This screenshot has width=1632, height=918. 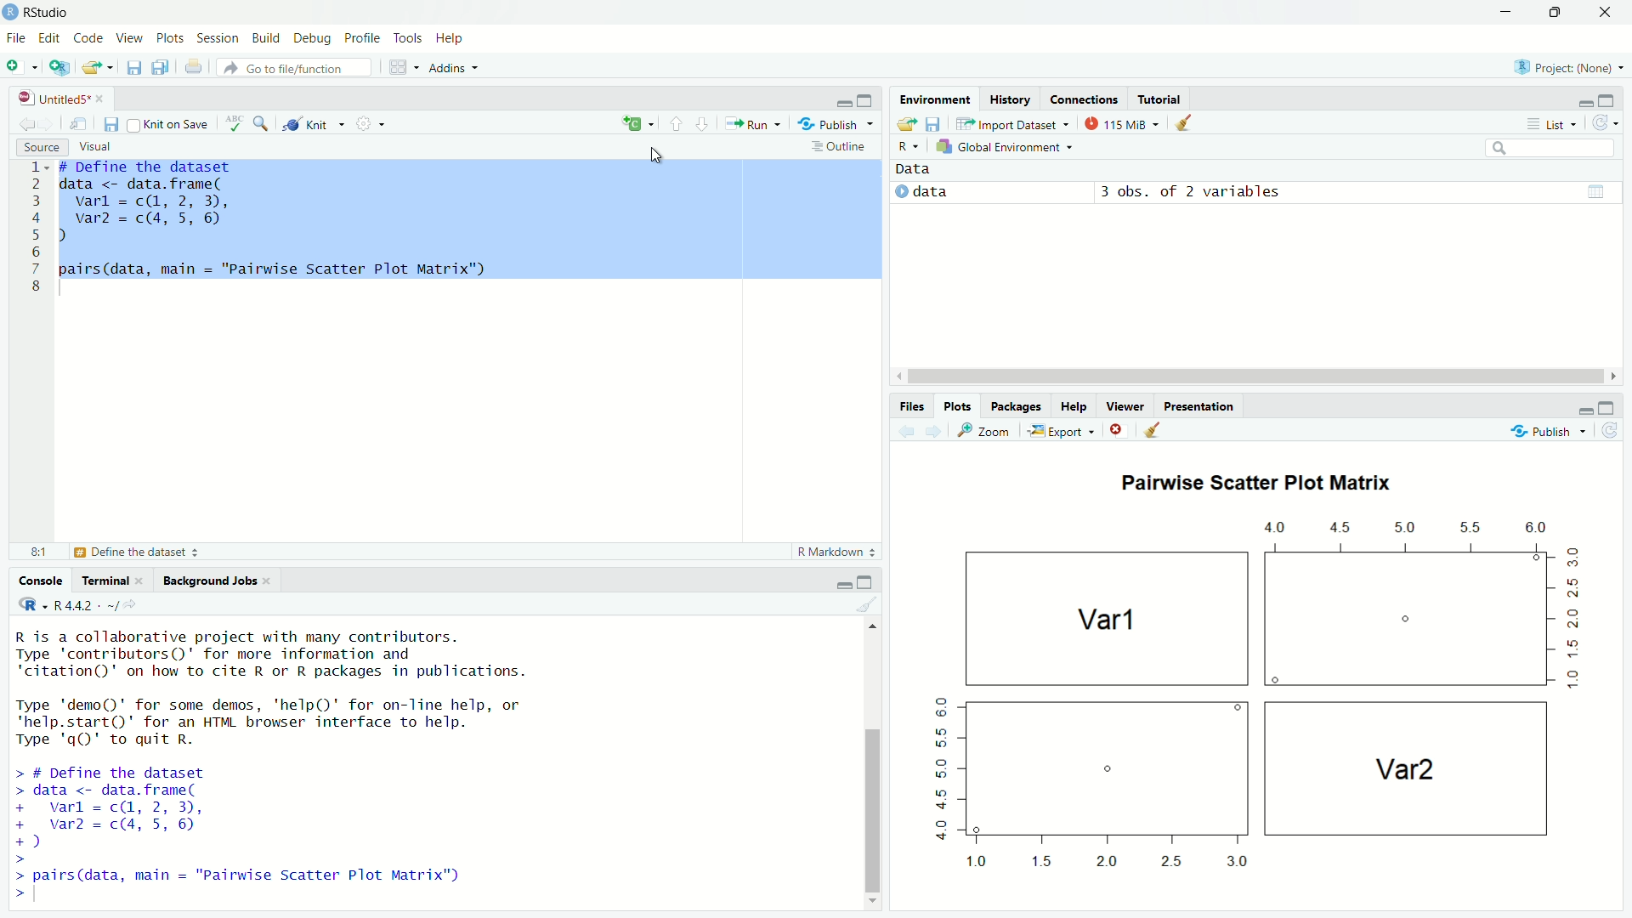 I want to click on Clear console (Ctrl +L), so click(x=1150, y=429).